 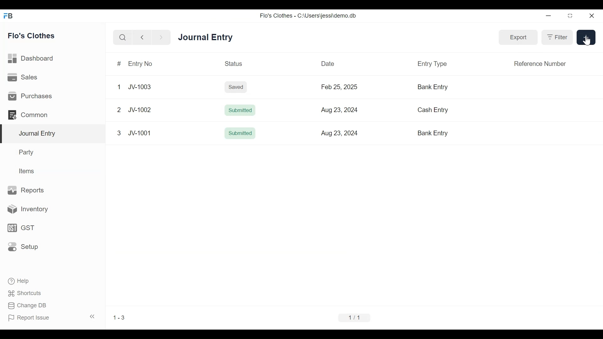 What do you see at coordinates (234, 64) in the screenshot?
I see `Status` at bounding box center [234, 64].